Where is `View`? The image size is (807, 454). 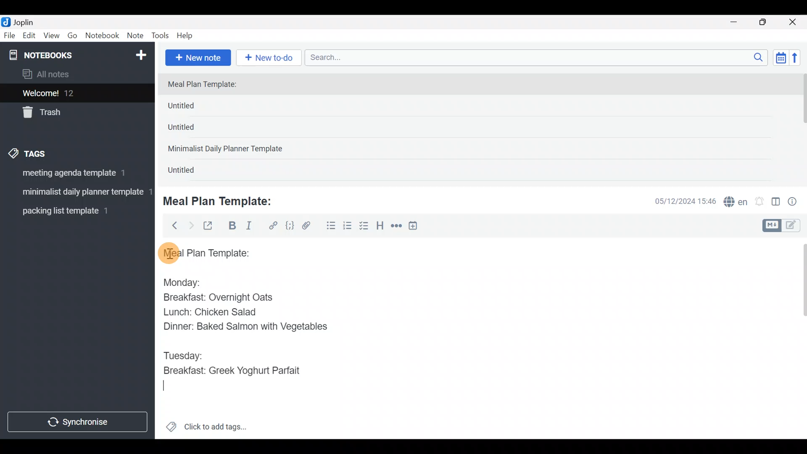
View is located at coordinates (51, 37).